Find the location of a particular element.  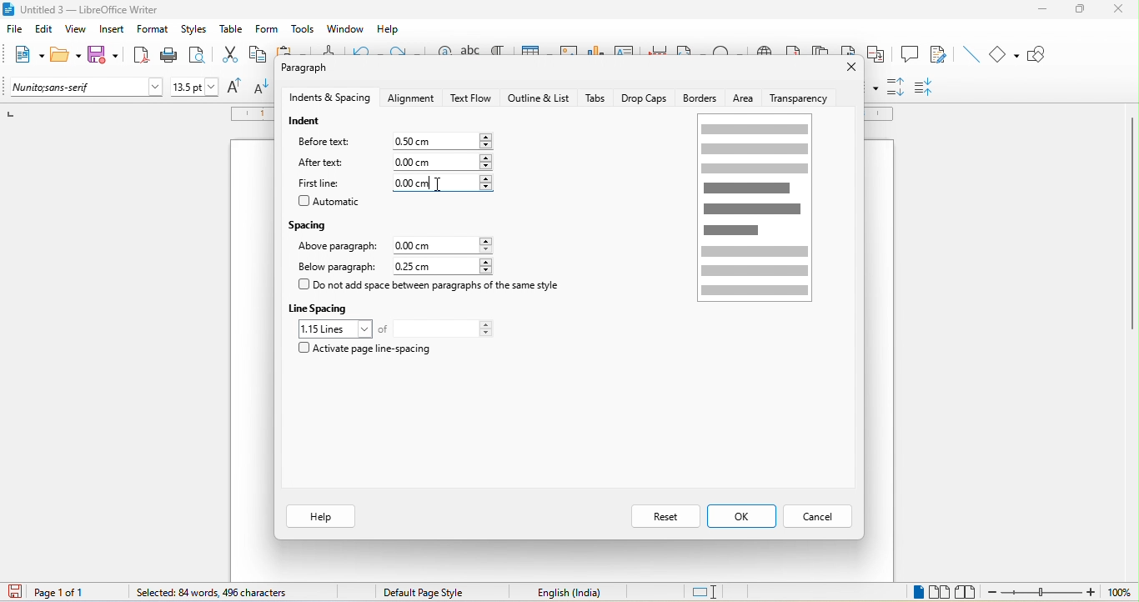

before text is located at coordinates (326, 142).